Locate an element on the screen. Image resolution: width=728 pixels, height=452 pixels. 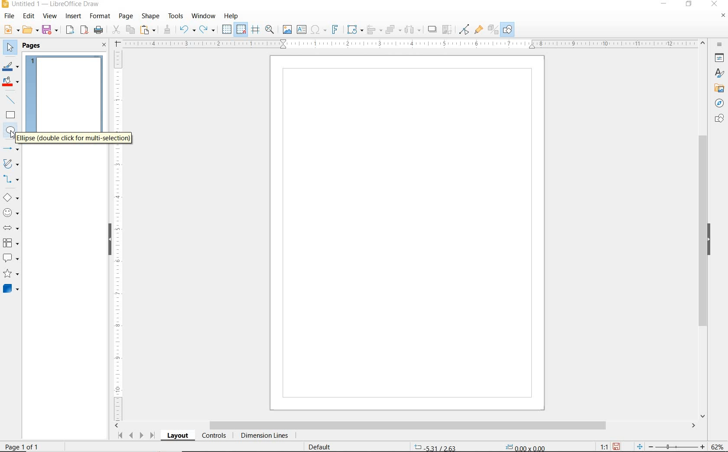
SYMBOL SHAPES is located at coordinates (11, 213).